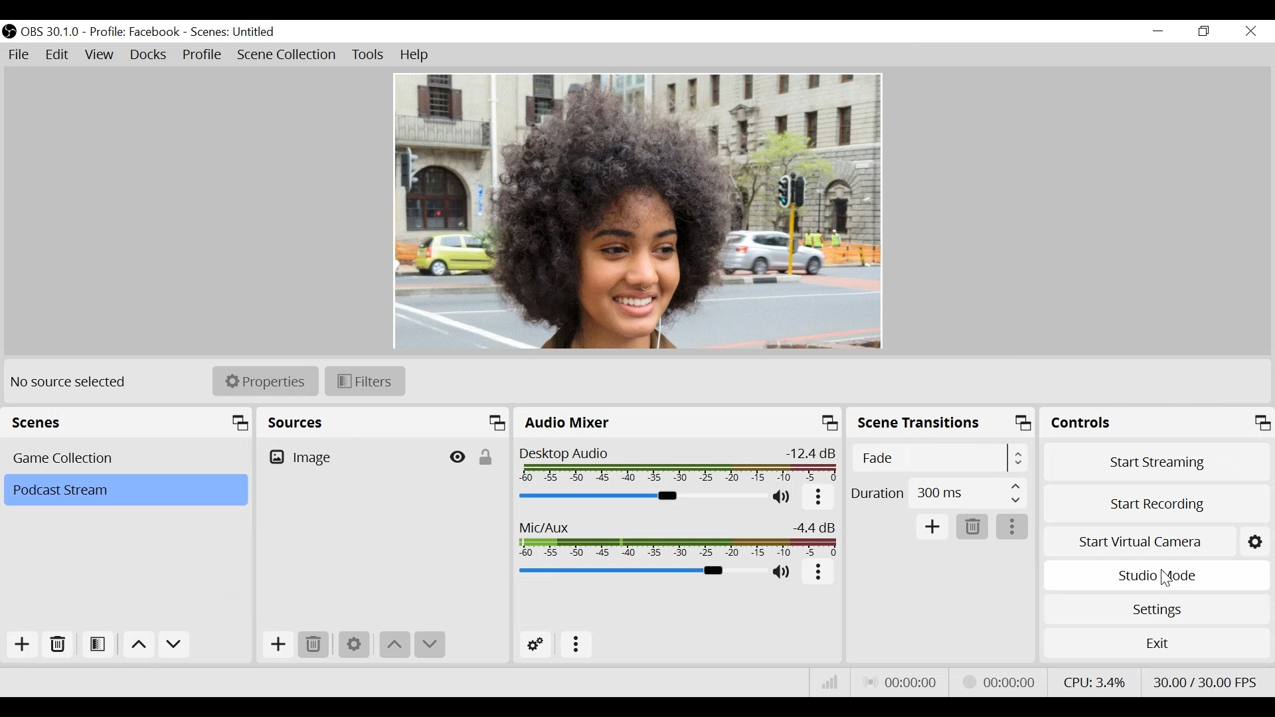 This screenshot has width=1275, height=717. What do you see at coordinates (1155, 609) in the screenshot?
I see `Settings` at bounding box center [1155, 609].